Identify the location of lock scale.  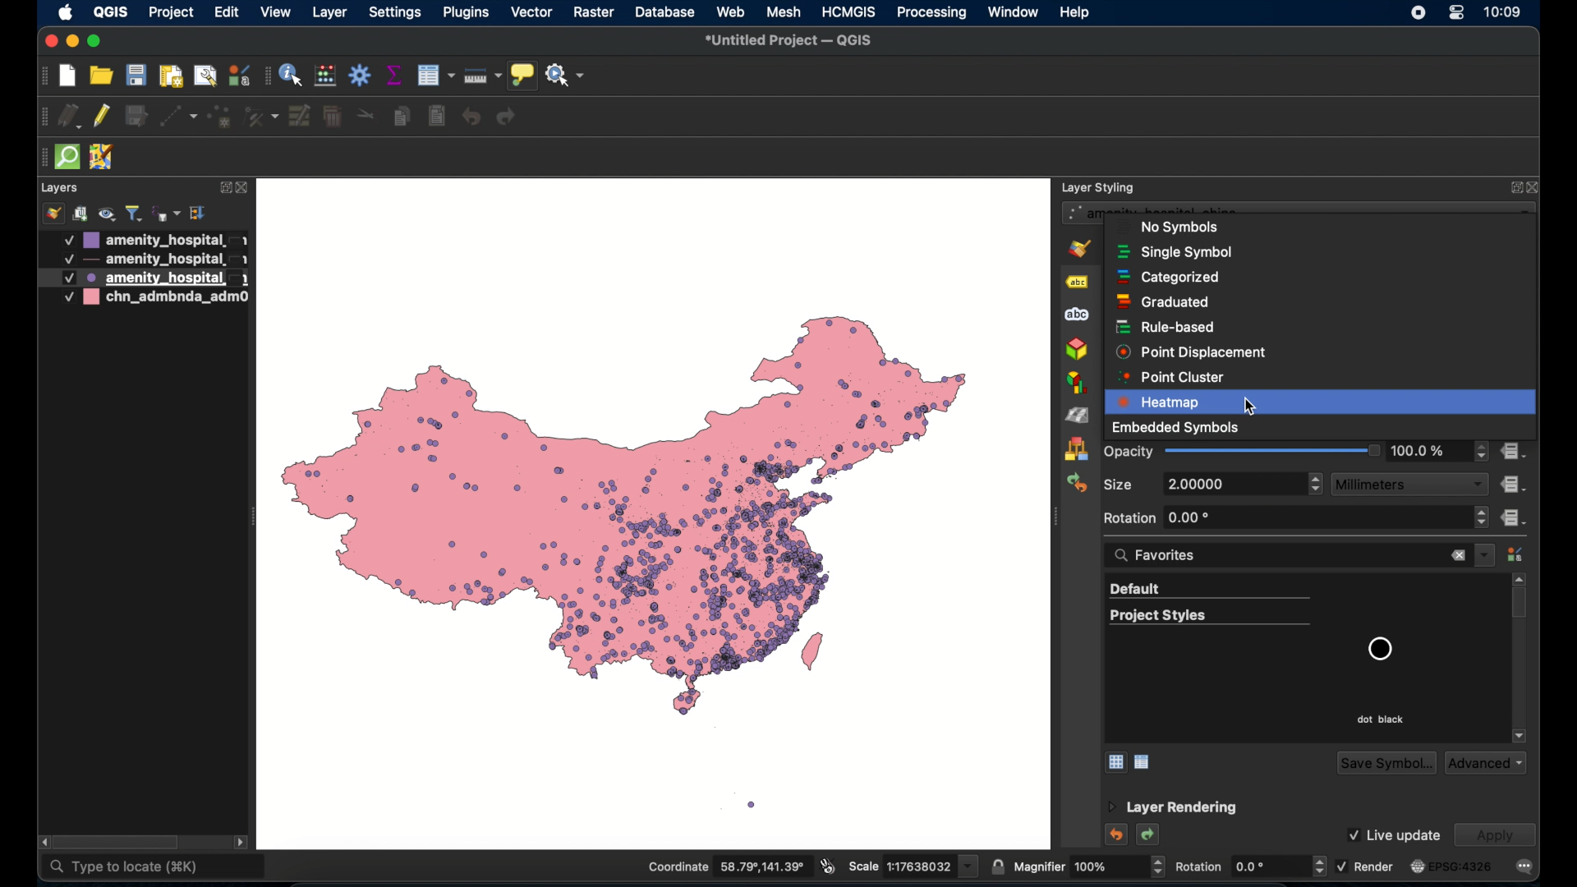
(996, 867).